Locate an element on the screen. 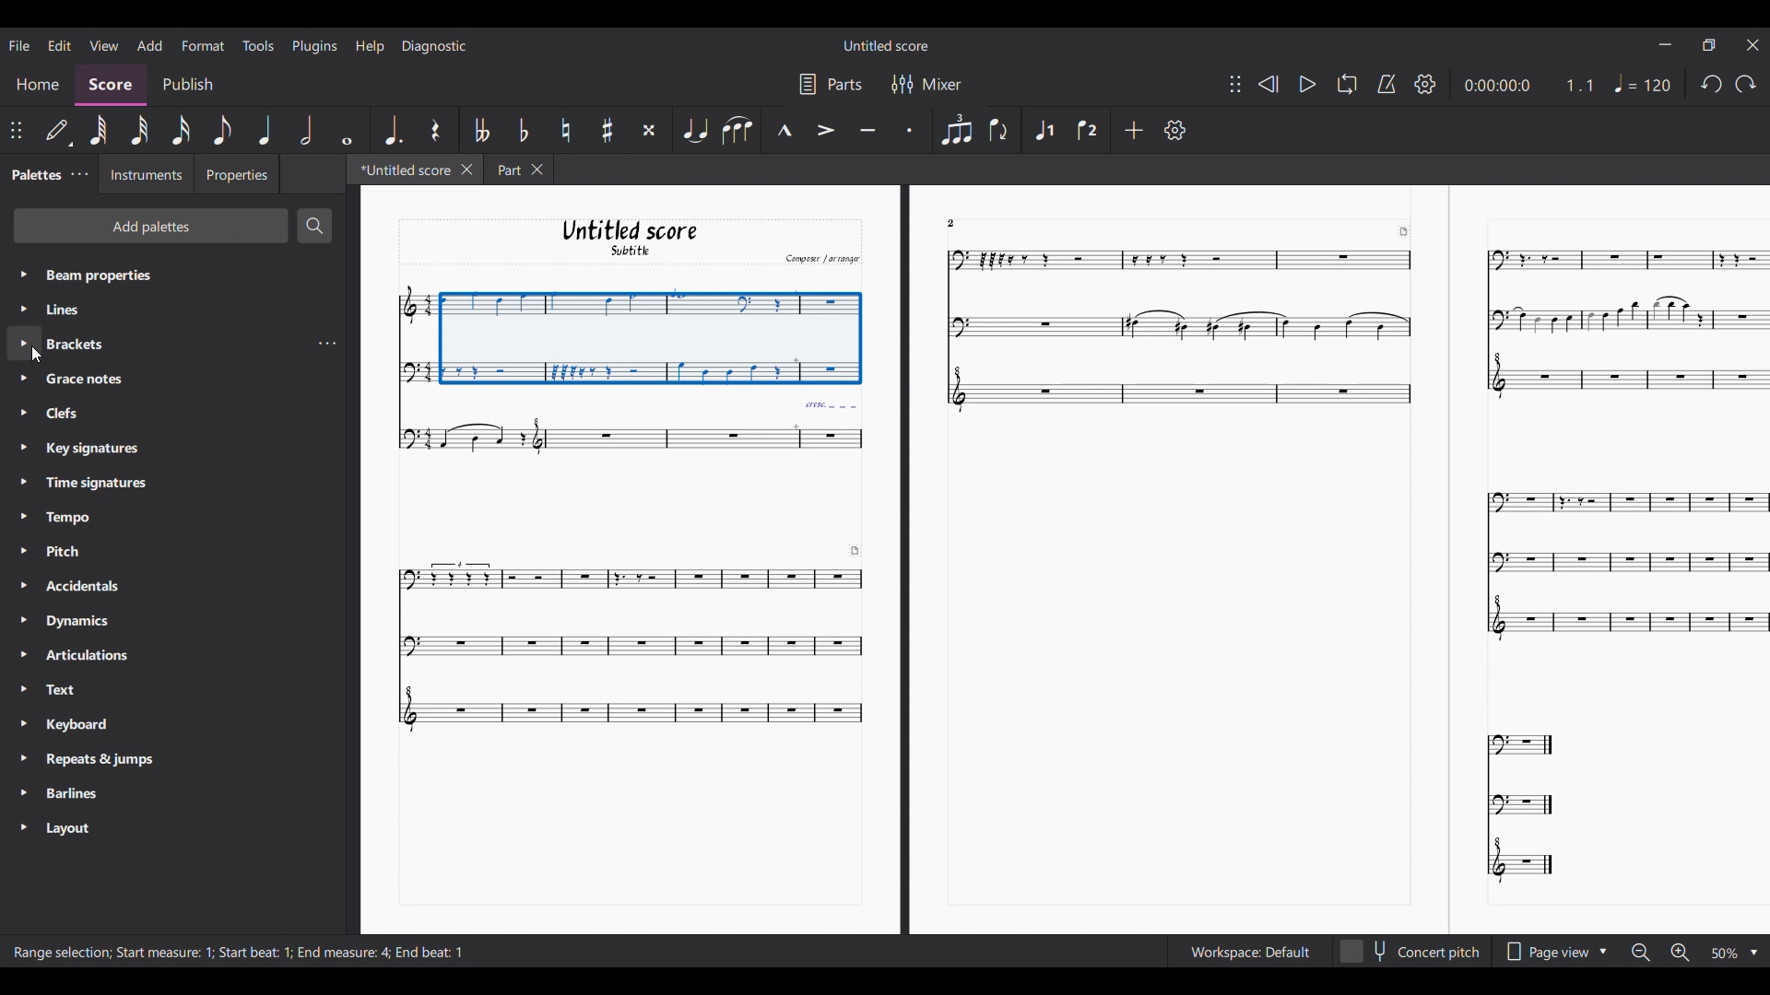  Marcato is located at coordinates (784, 130).